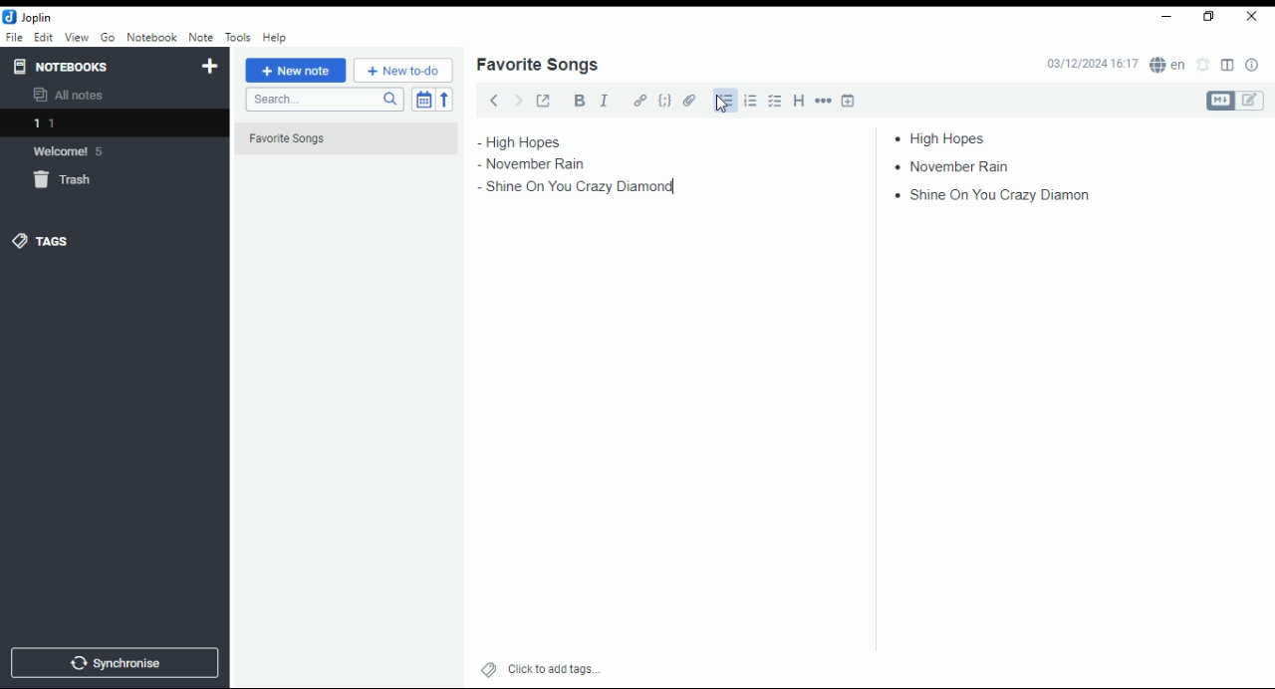  What do you see at coordinates (336, 139) in the screenshot?
I see `Favorite Songs` at bounding box center [336, 139].